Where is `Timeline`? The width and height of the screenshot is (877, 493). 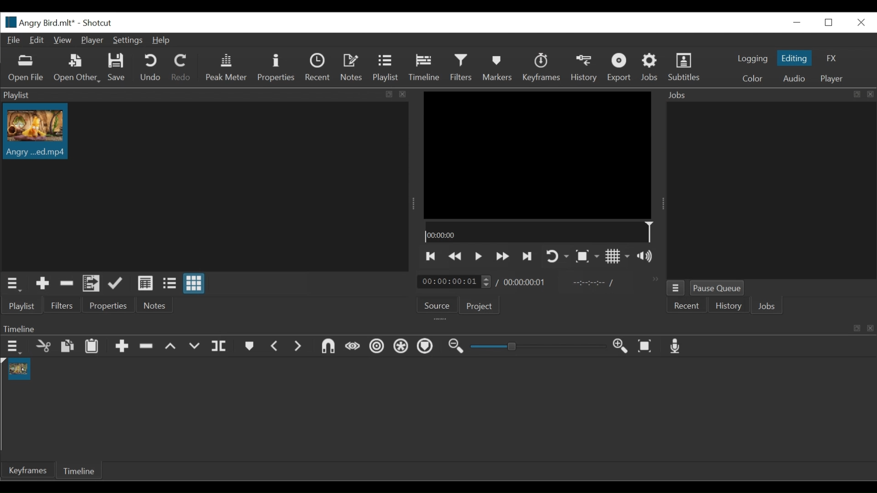
Timeline is located at coordinates (425, 67).